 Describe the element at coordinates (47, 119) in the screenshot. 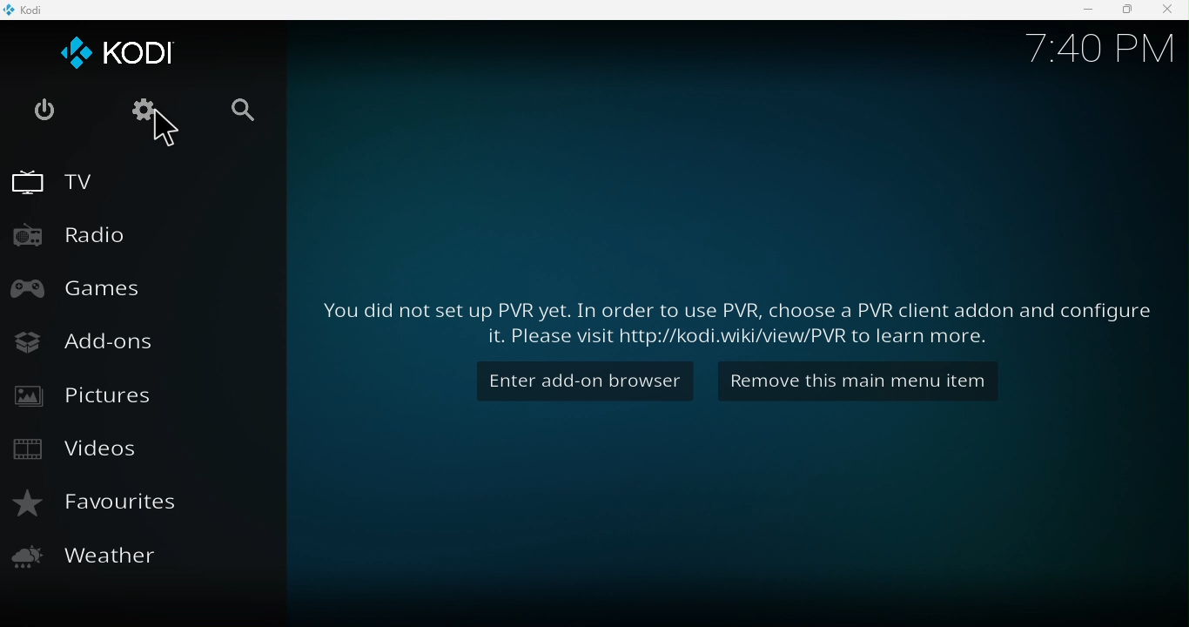

I see `Exit` at that location.